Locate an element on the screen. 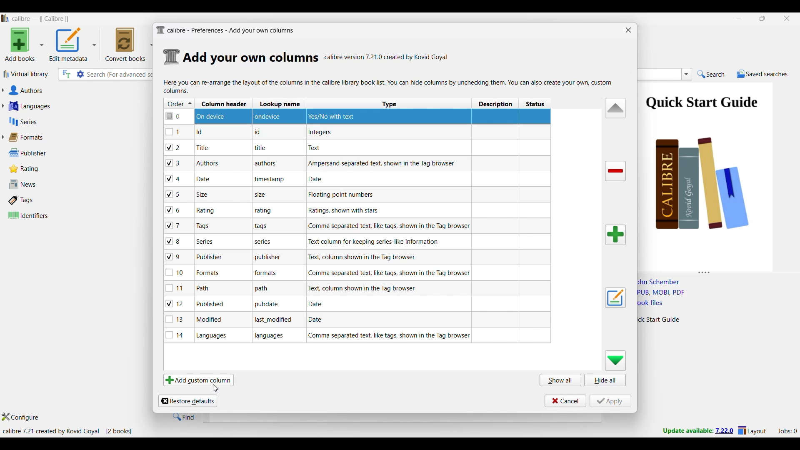 This screenshot has width=800, height=450. note is located at coordinates (265, 149).